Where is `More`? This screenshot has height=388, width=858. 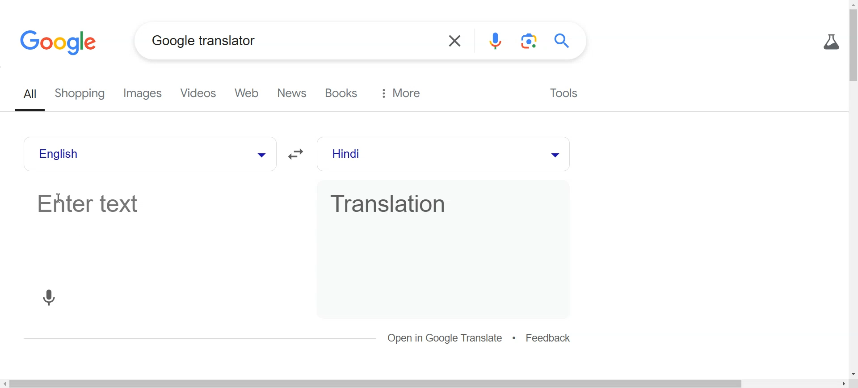
More is located at coordinates (401, 93).